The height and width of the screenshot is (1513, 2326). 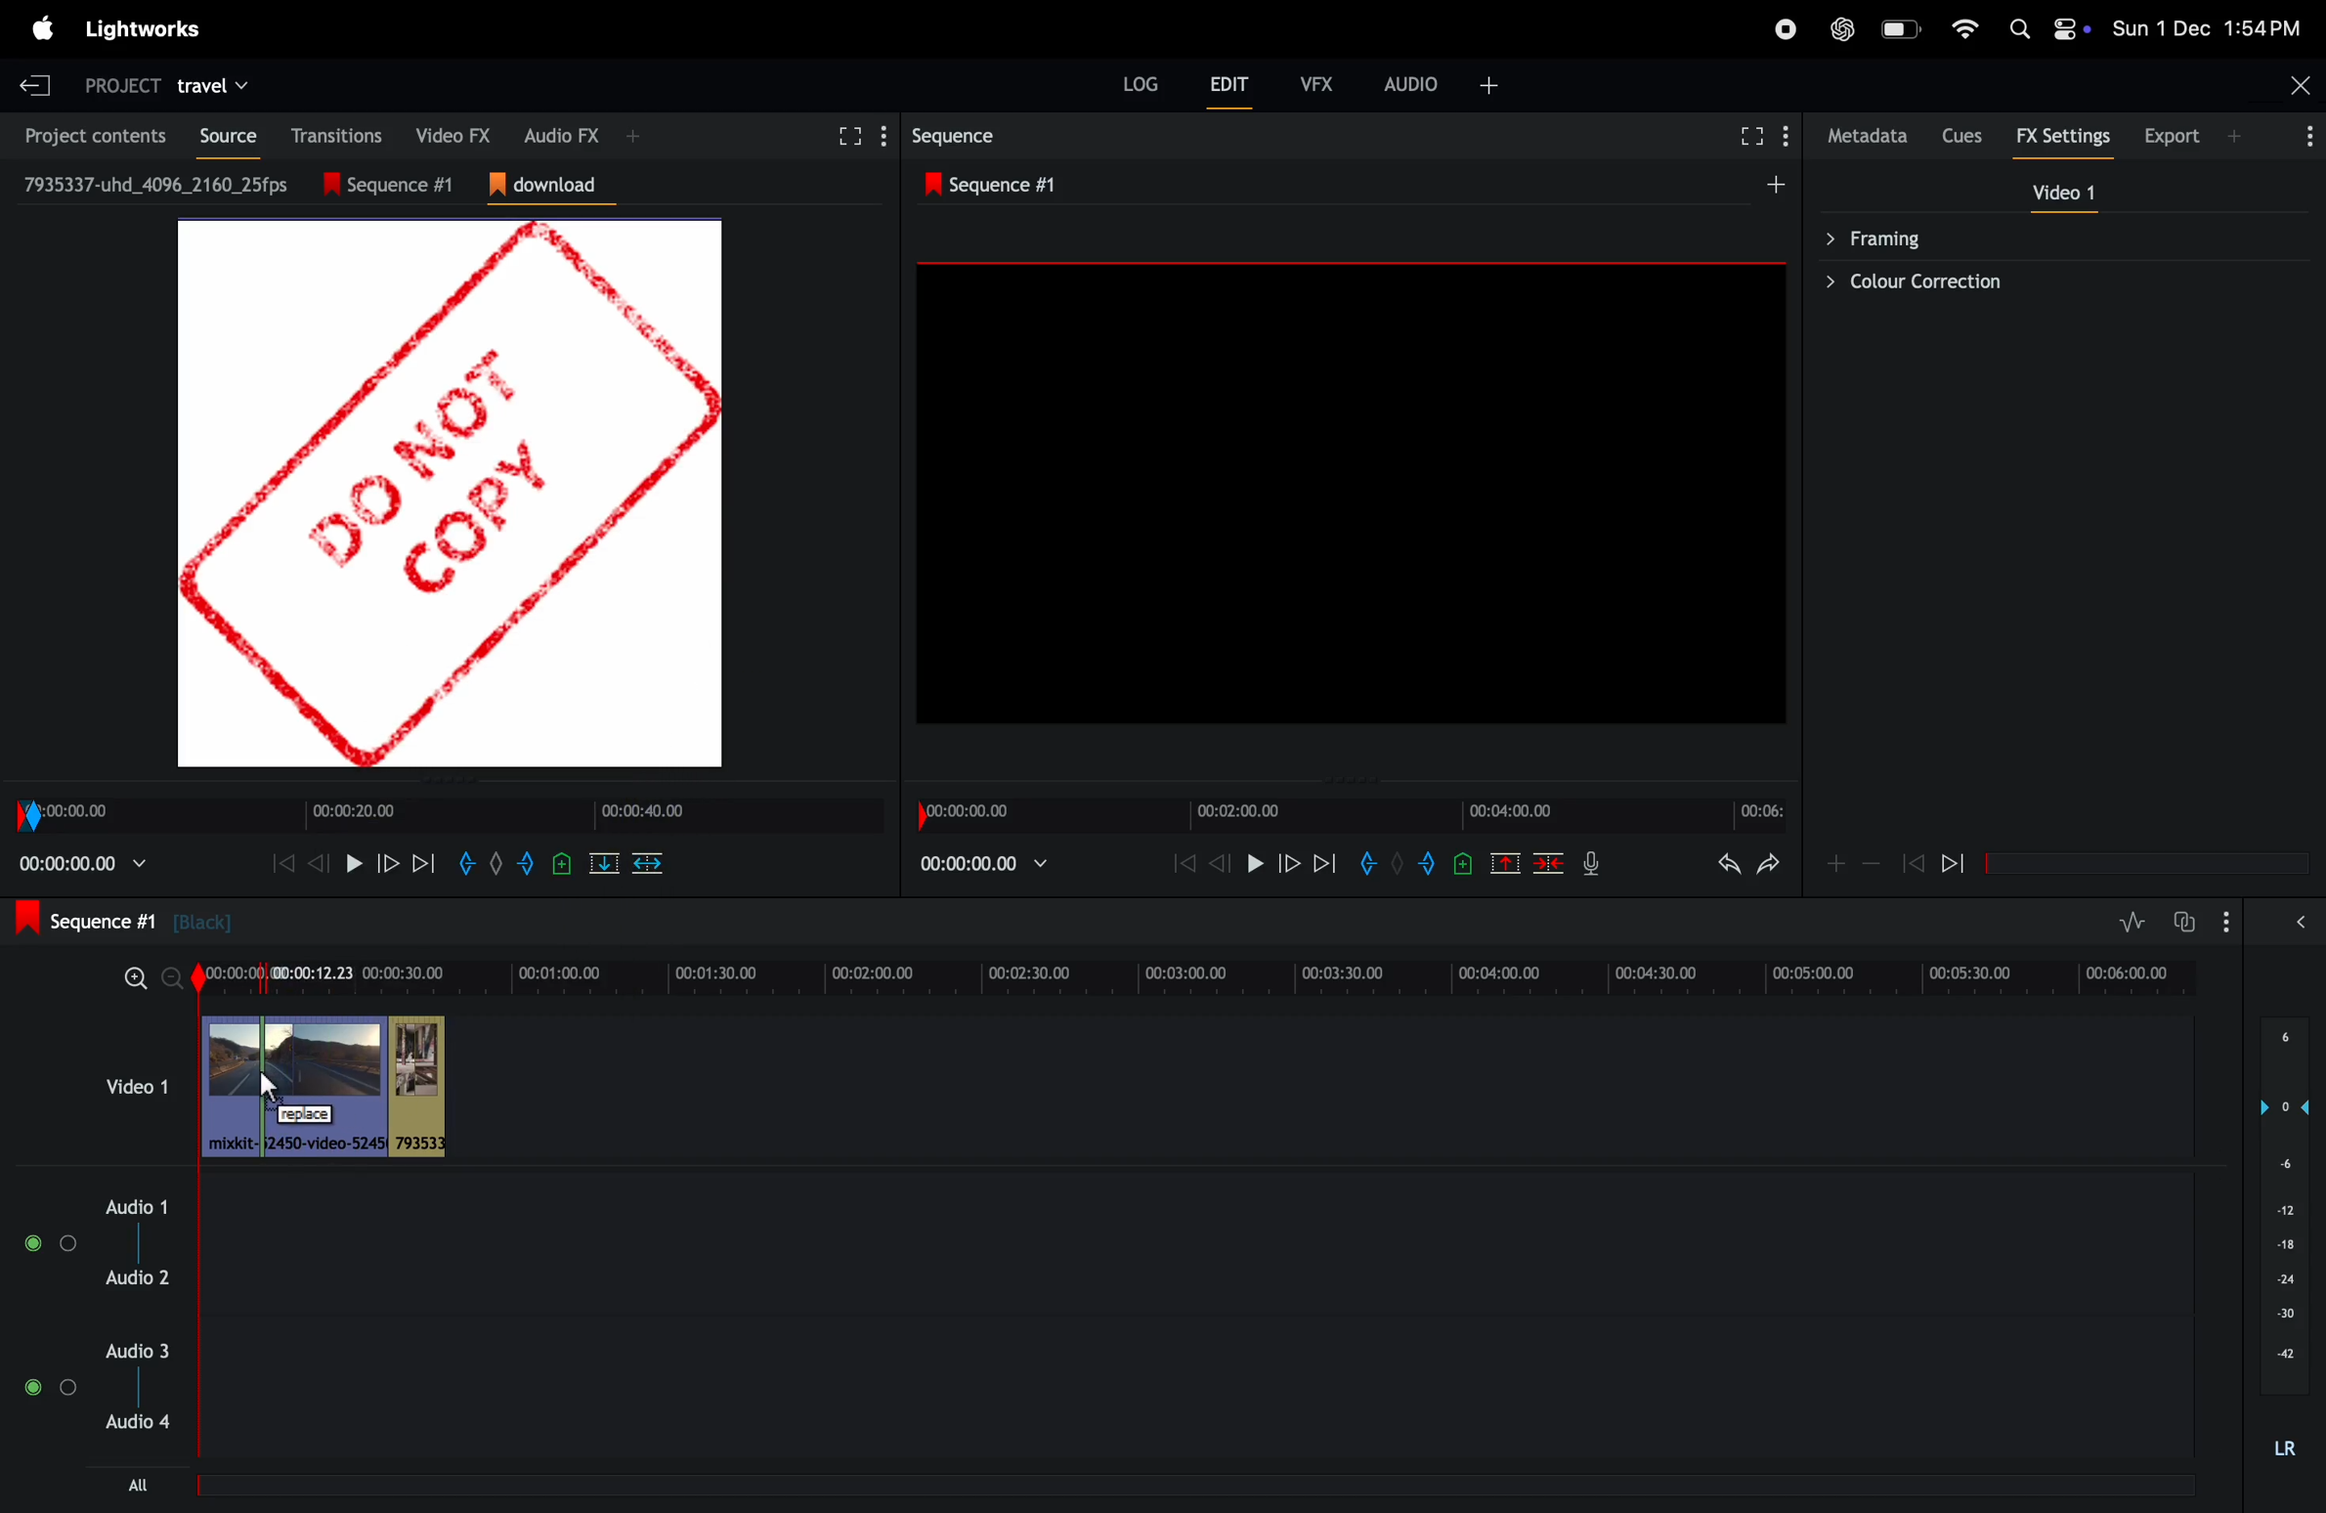 What do you see at coordinates (1489, 86) in the screenshot?
I see `Add` at bounding box center [1489, 86].